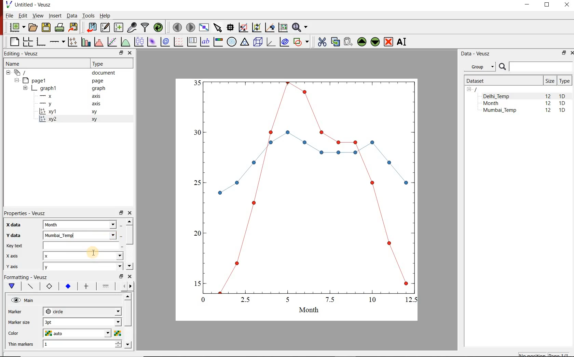 This screenshot has height=357, width=574. Describe the element at coordinates (375, 42) in the screenshot. I see `move the selected widget down` at that location.